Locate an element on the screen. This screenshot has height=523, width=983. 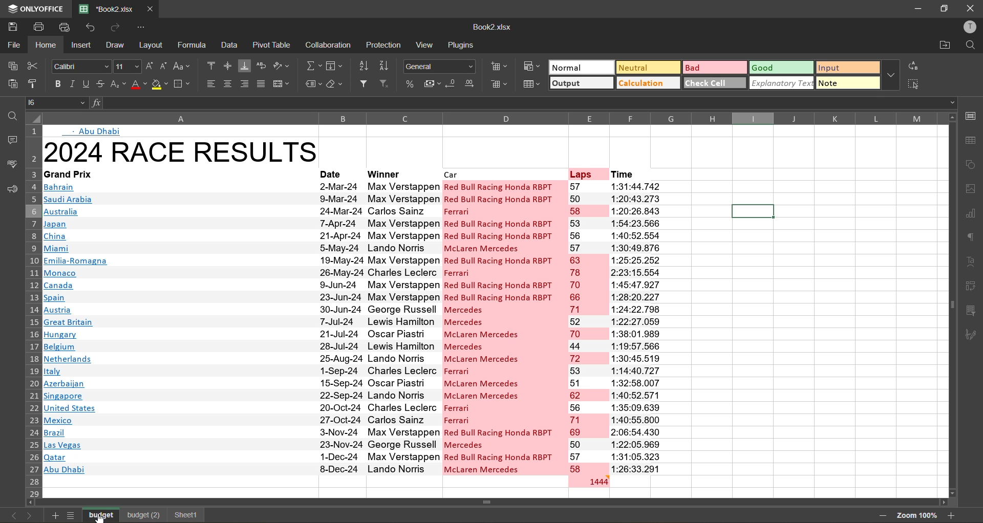
table is located at coordinates (973, 140).